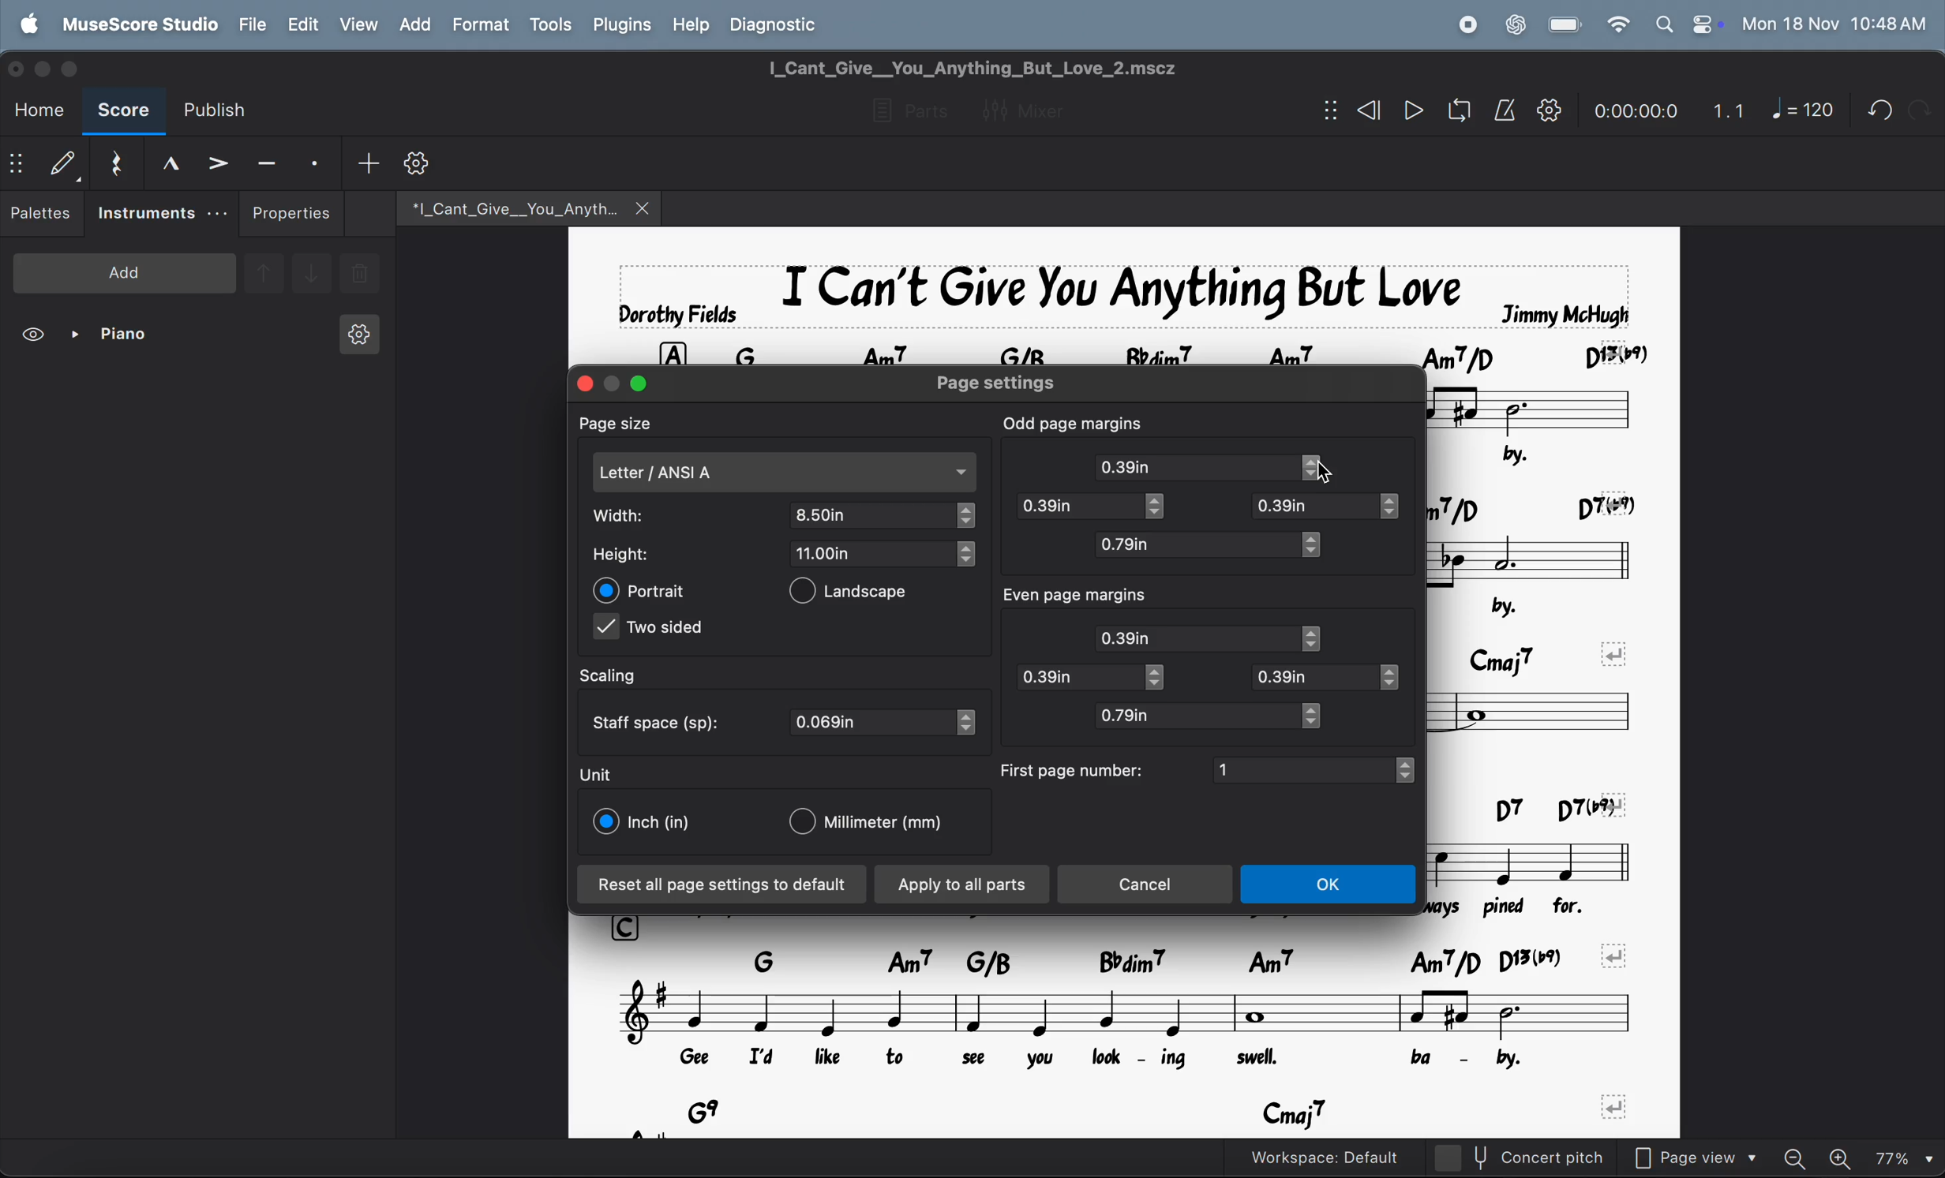 Image resolution: width=1945 pixels, height=1178 pixels. What do you see at coordinates (1317, 638) in the screenshot?
I see `toggle` at bounding box center [1317, 638].